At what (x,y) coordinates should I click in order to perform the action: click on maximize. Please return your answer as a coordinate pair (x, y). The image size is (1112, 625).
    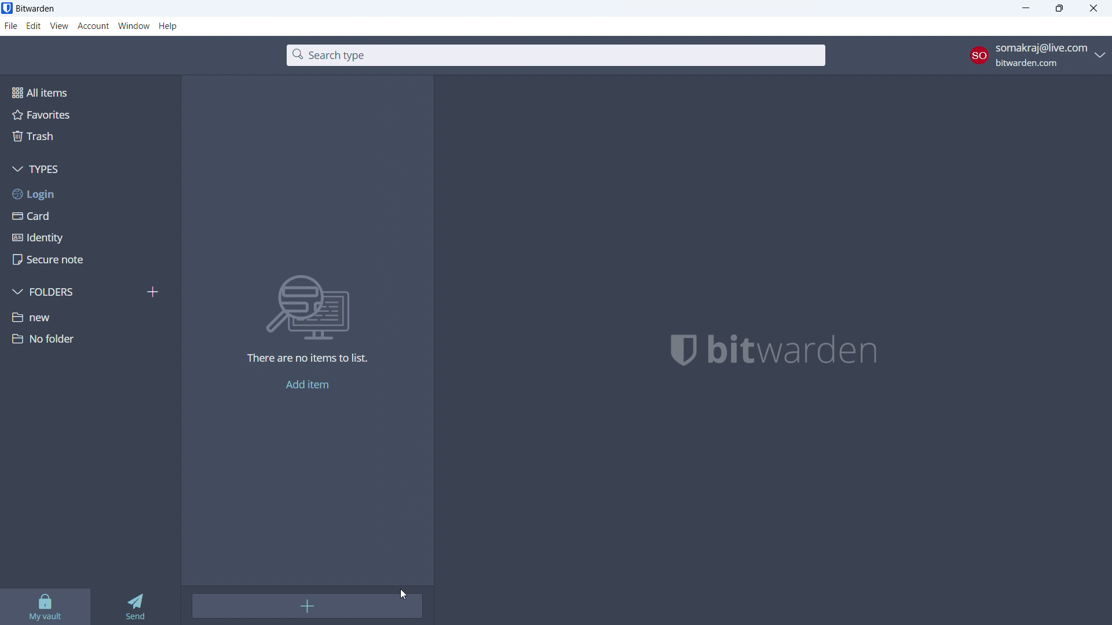
    Looking at the image, I should click on (1059, 9).